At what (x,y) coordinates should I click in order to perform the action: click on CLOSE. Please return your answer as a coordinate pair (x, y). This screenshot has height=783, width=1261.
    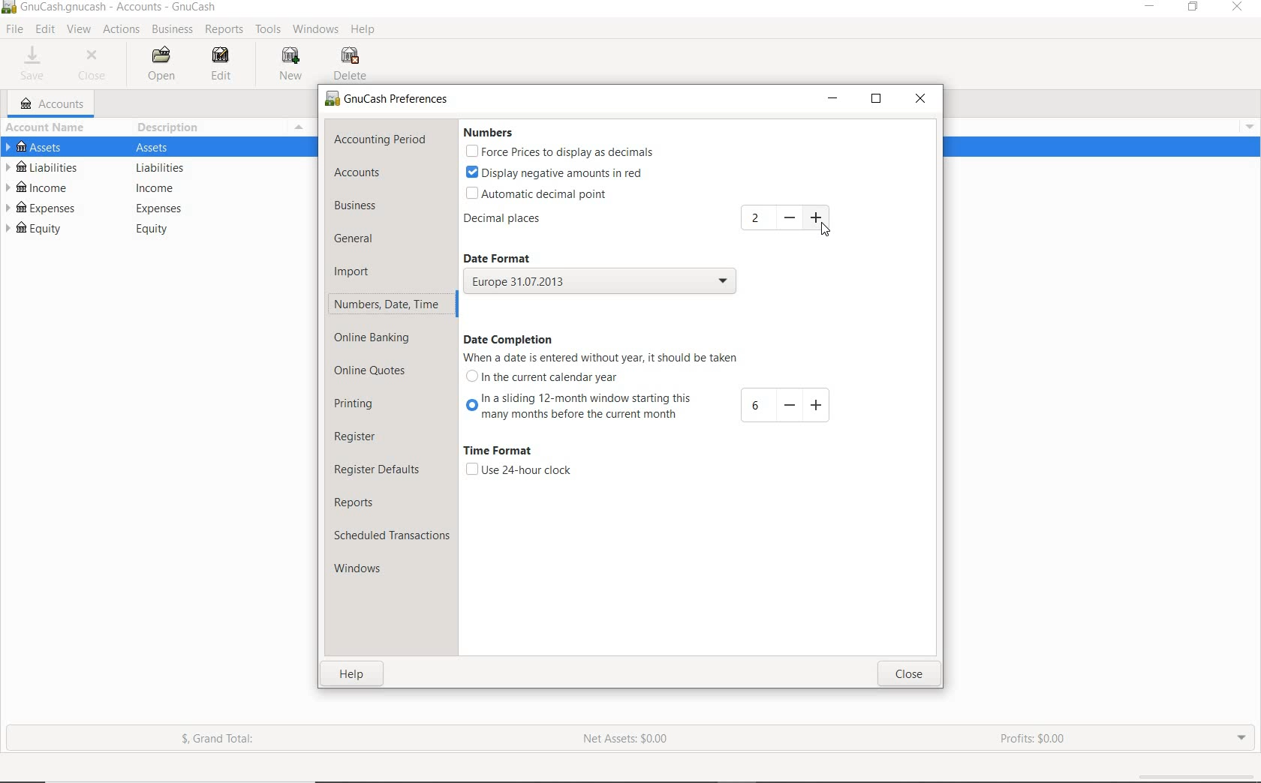
    Looking at the image, I should click on (96, 65).